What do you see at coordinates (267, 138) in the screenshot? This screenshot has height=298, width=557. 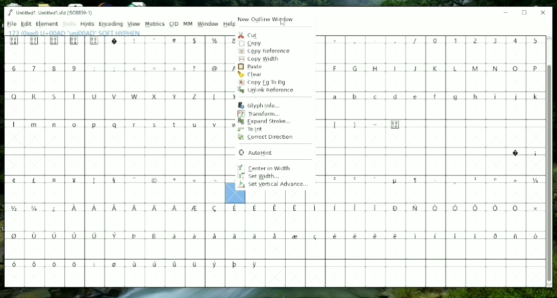 I see `Correct Direction` at bounding box center [267, 138].